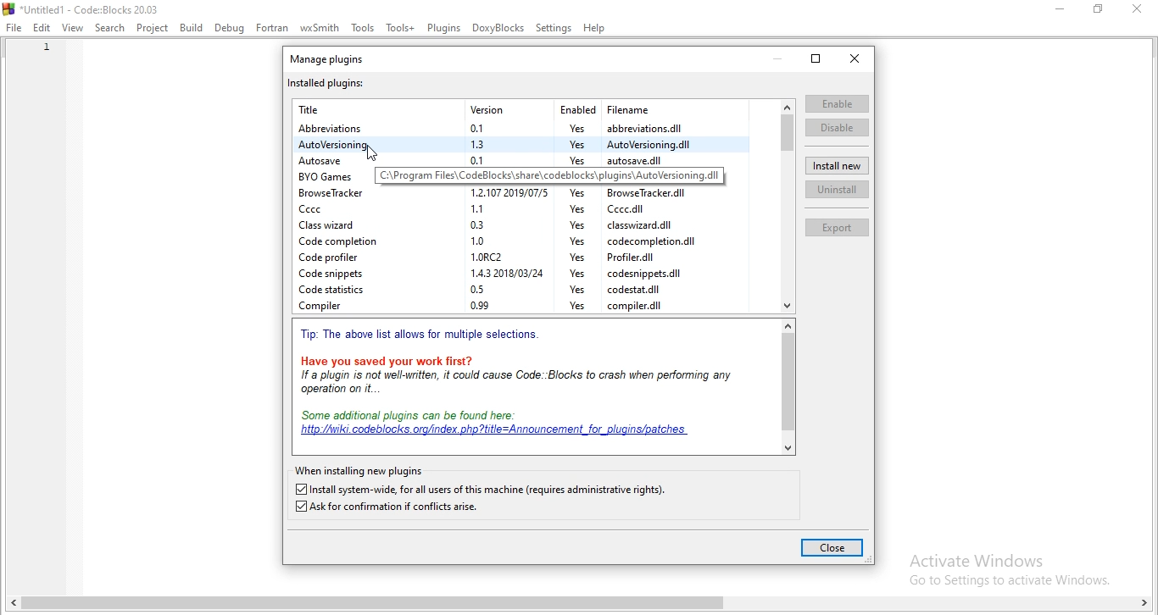  What do you see at coordinates (520, 375) in the screenshot?
I see `Have you saved your work first?
Ifa plugin is not well-written, it could cause Code: Blocks to crash when performing any
operation on it.` at bounding box center [520, 375].